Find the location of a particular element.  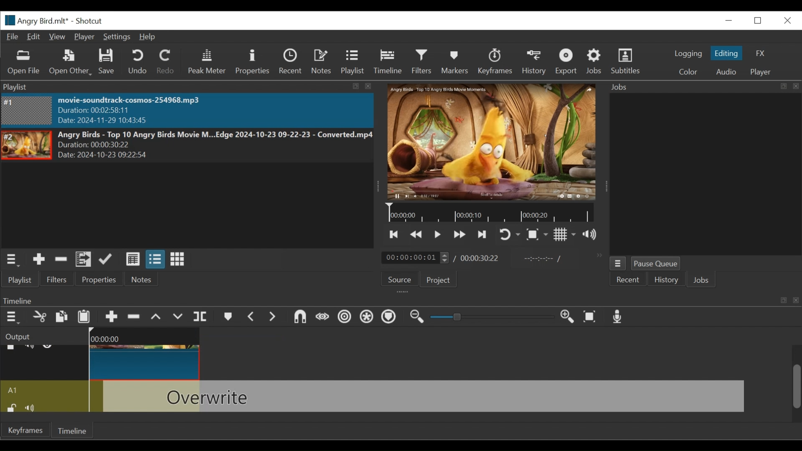

logging is located at coordinates (688, 53).